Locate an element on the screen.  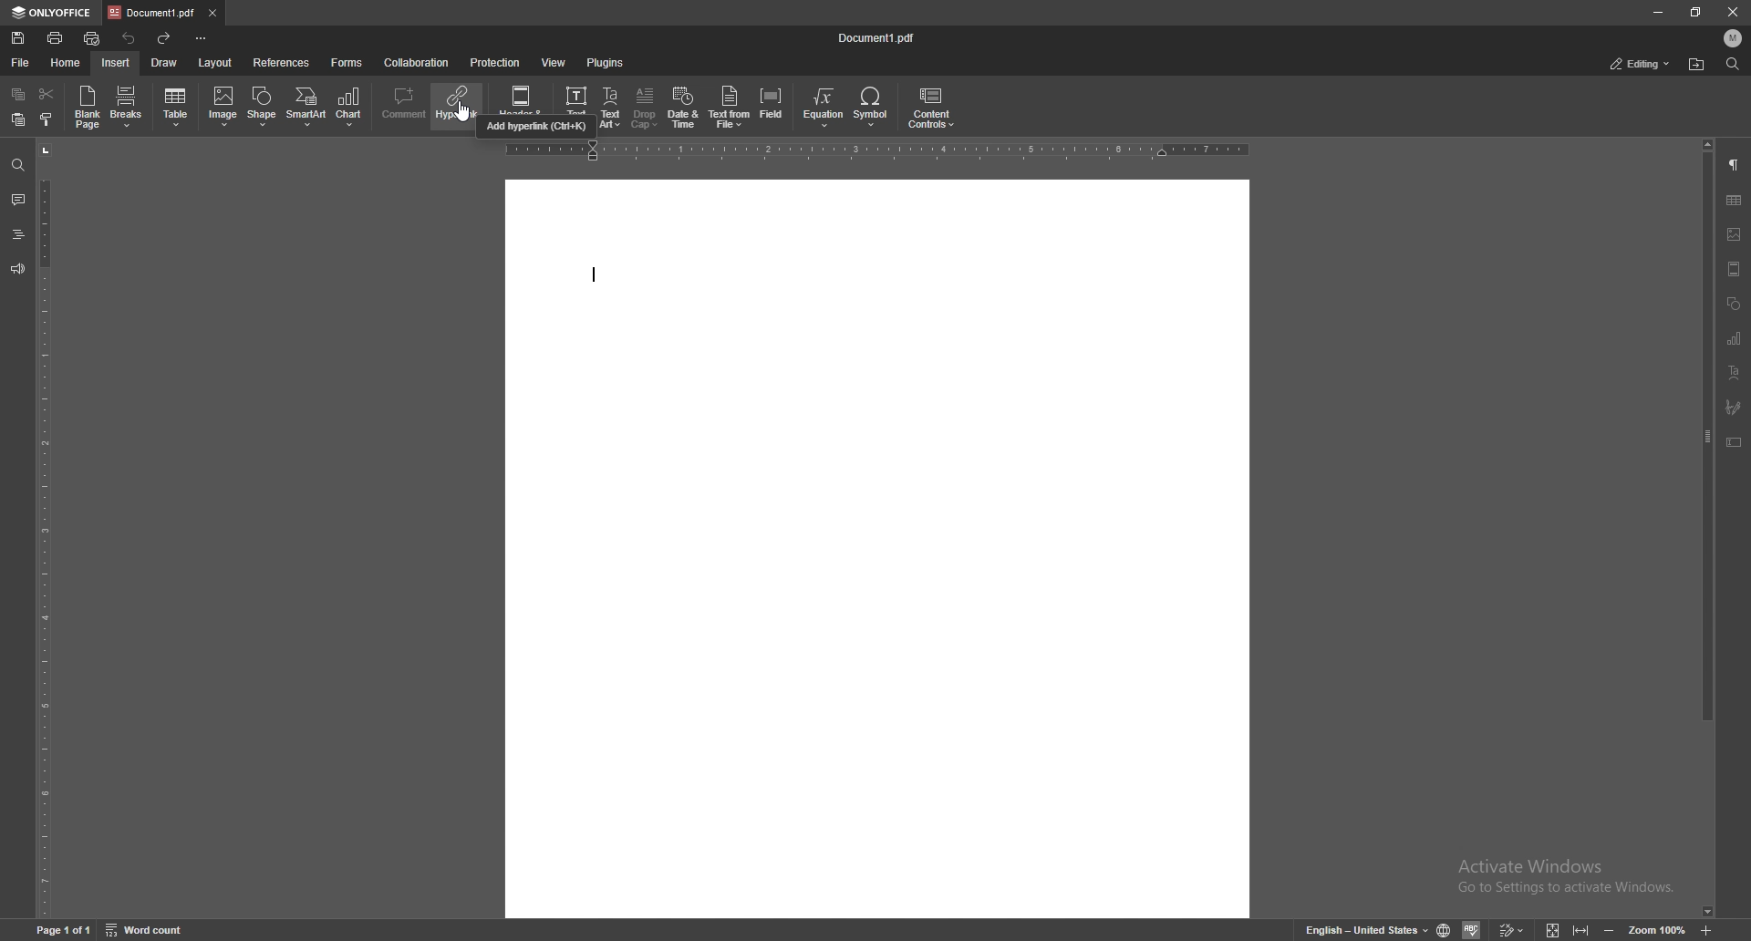
quick print is located at coordinates (95, 37).